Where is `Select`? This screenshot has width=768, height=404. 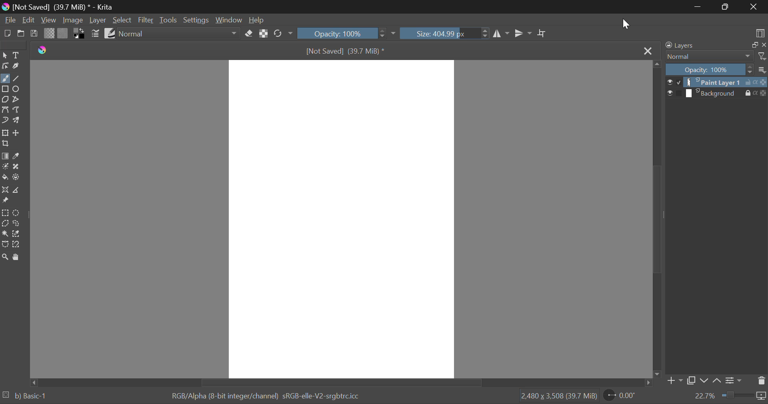 Select is located at coordinates (122, 20).